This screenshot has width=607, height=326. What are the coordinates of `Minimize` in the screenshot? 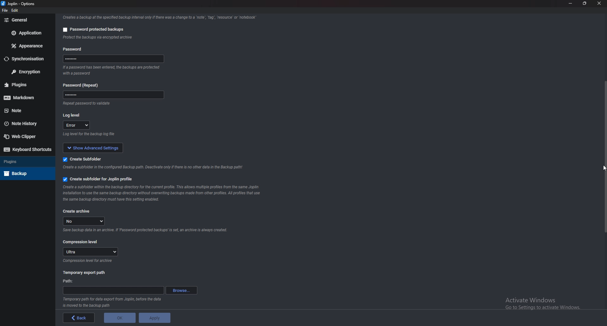 It's located at (571, 4).